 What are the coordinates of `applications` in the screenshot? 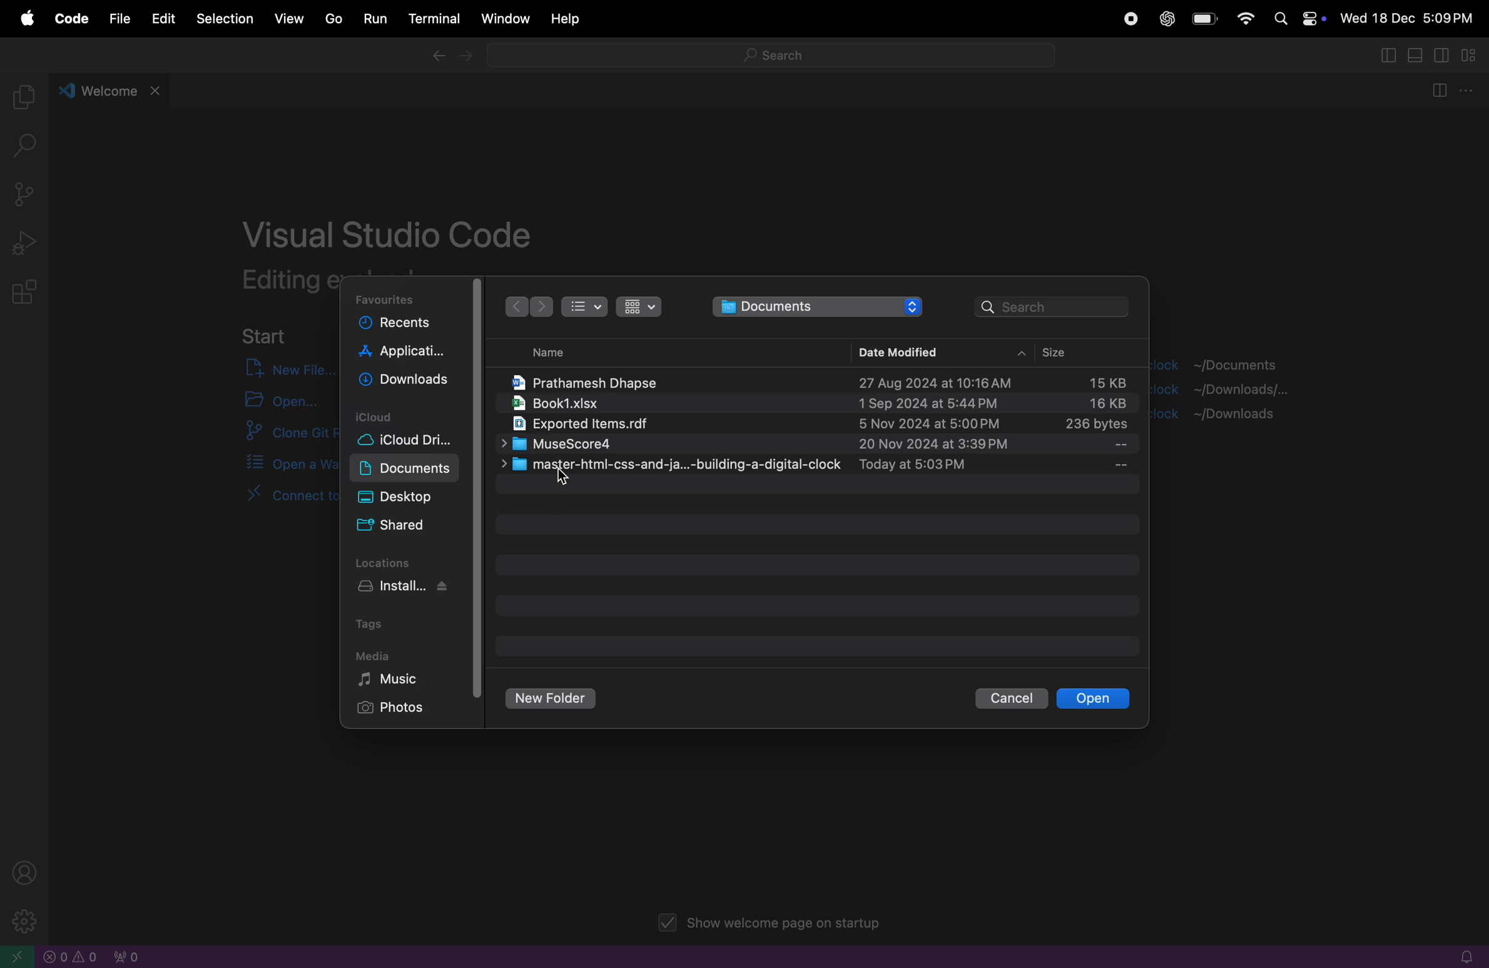 It's located at (404, 354).